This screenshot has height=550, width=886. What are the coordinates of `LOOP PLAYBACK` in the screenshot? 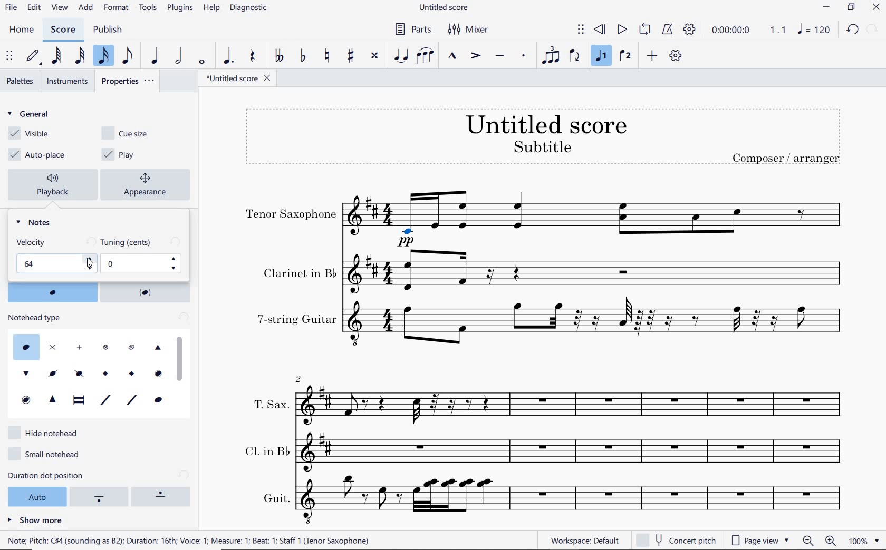 It's located at (646, 30).